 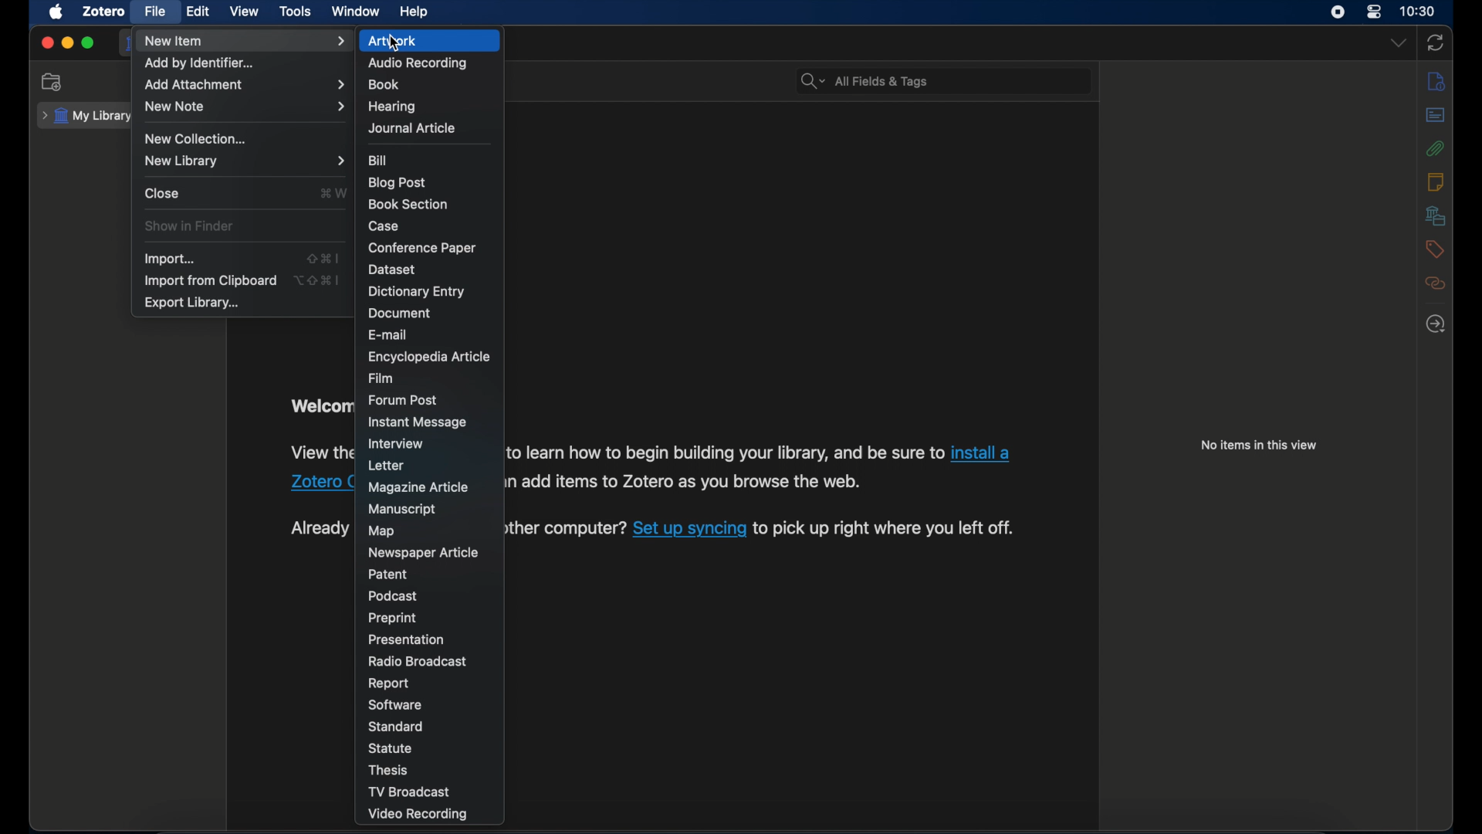 I want to click on journal article, so click(x=411, y=127).